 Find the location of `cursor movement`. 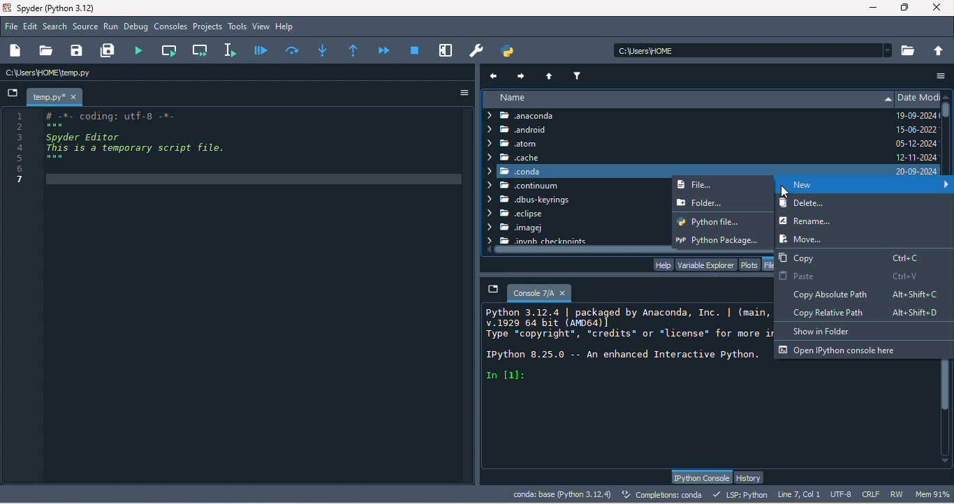

cursor movement is located at coordinates (786, 193).